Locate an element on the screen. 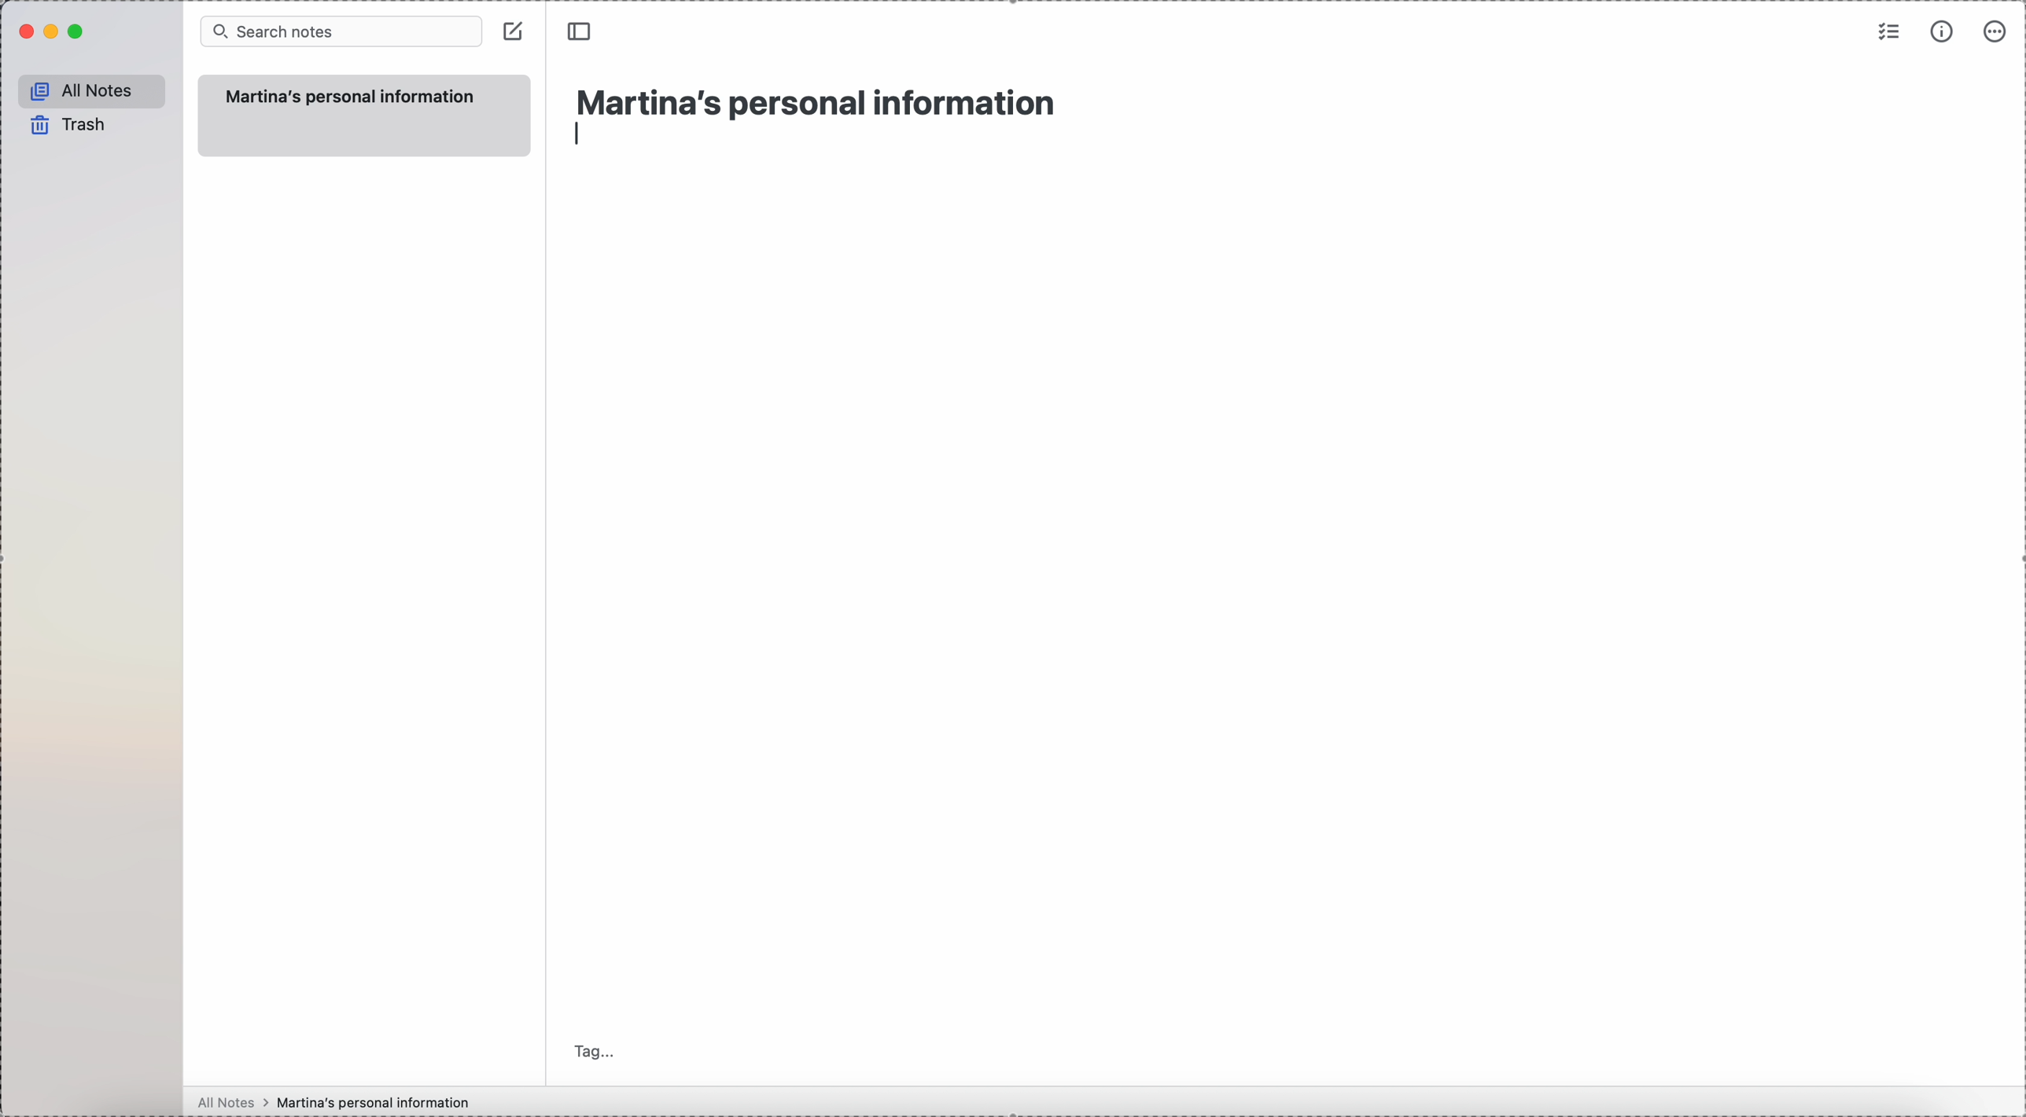  all notes is located at coordinates (90, 90).